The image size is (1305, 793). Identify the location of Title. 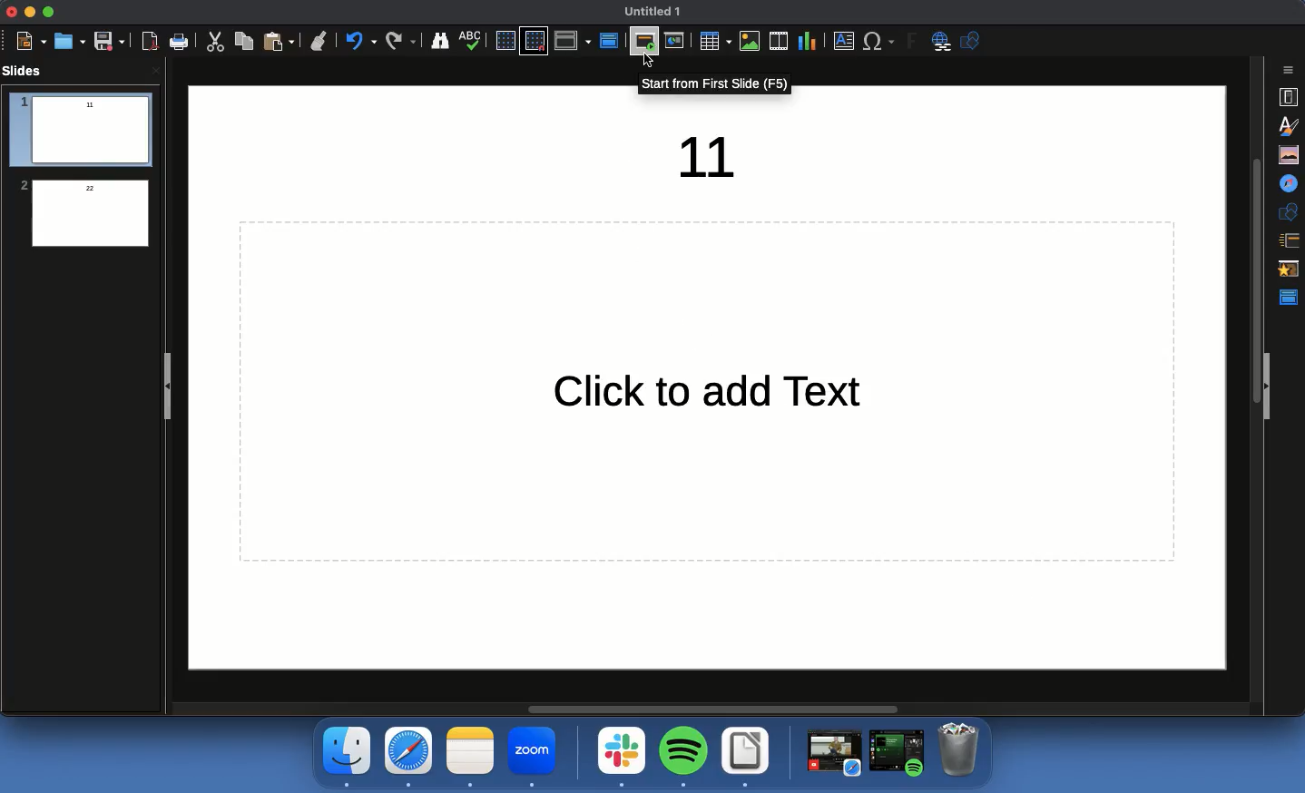
(711, 159).